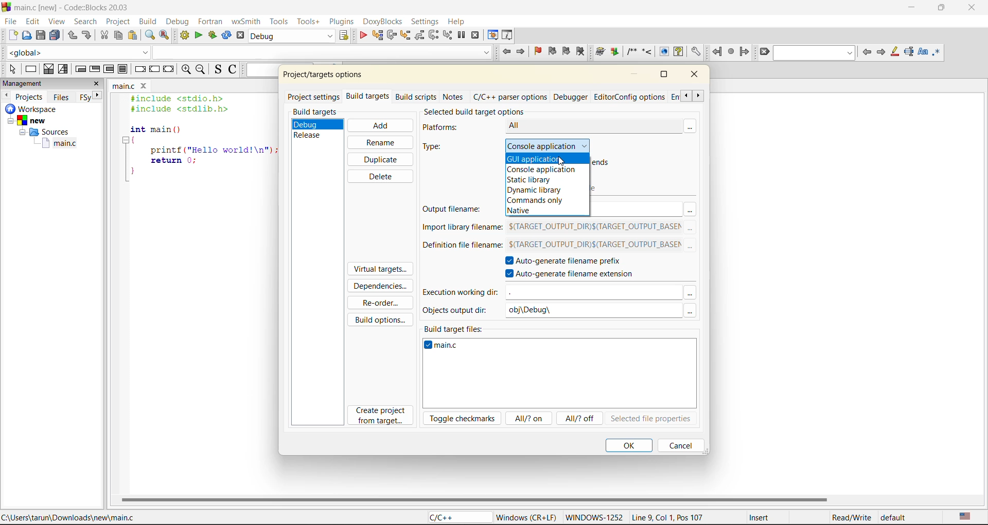  What do you see at coordinates (327, 75) in the screenshot?
I see `project/target  options` at bounding box center [327, 75].